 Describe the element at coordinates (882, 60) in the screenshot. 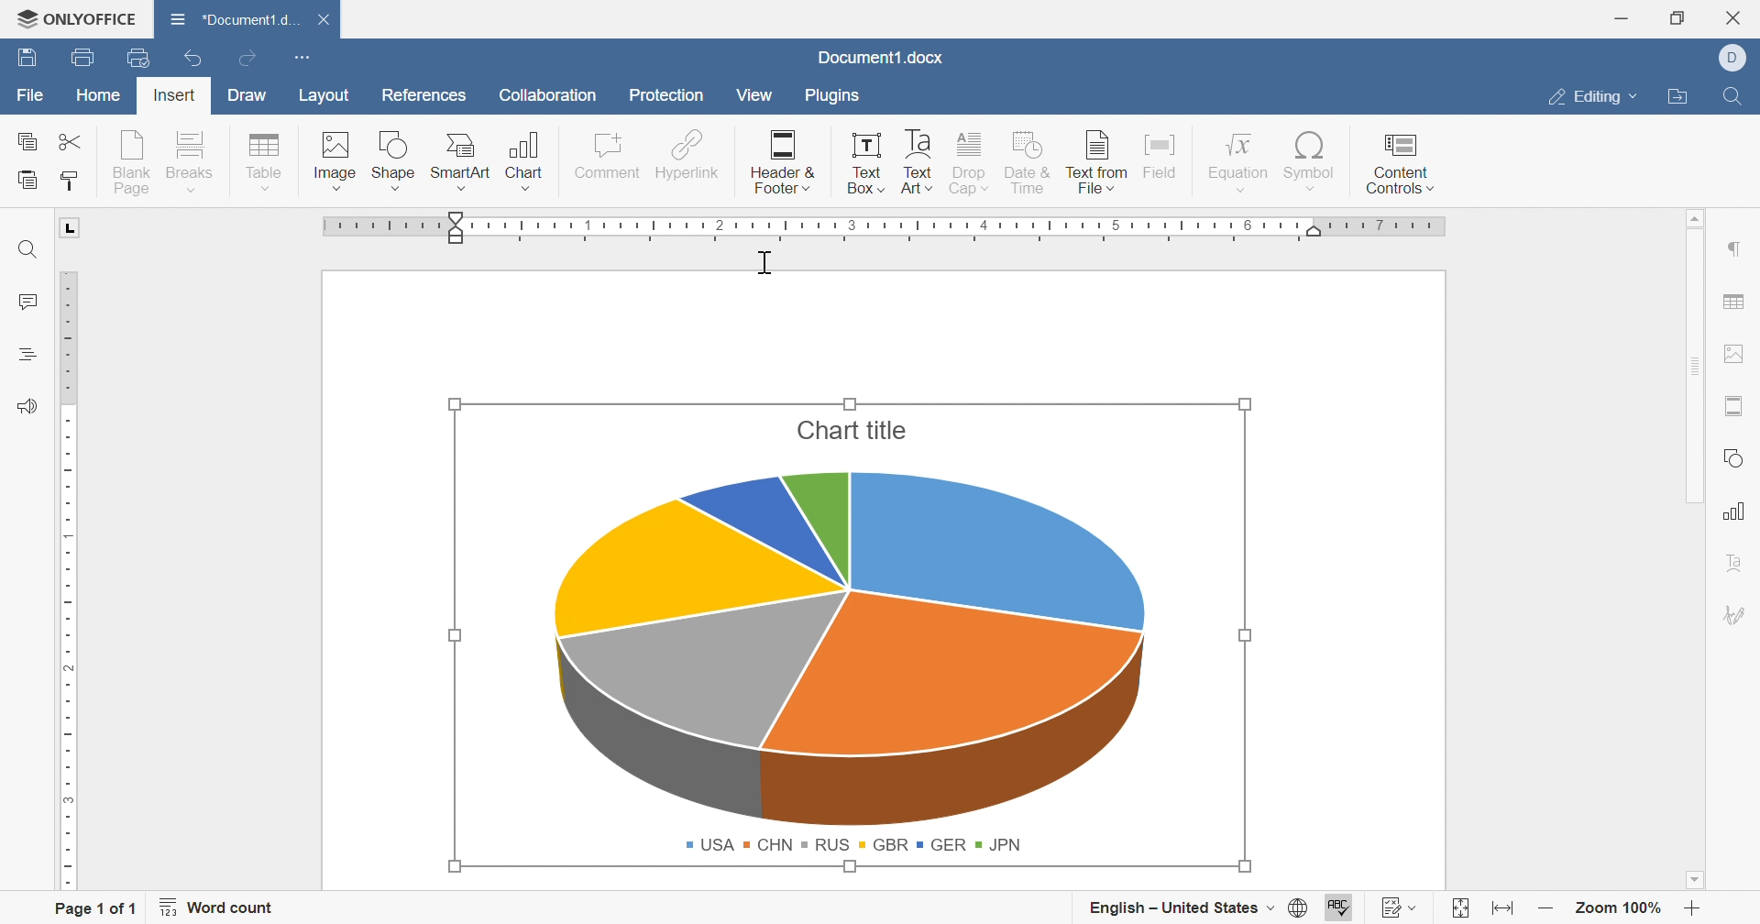

I see `Document1.dox` at that location.